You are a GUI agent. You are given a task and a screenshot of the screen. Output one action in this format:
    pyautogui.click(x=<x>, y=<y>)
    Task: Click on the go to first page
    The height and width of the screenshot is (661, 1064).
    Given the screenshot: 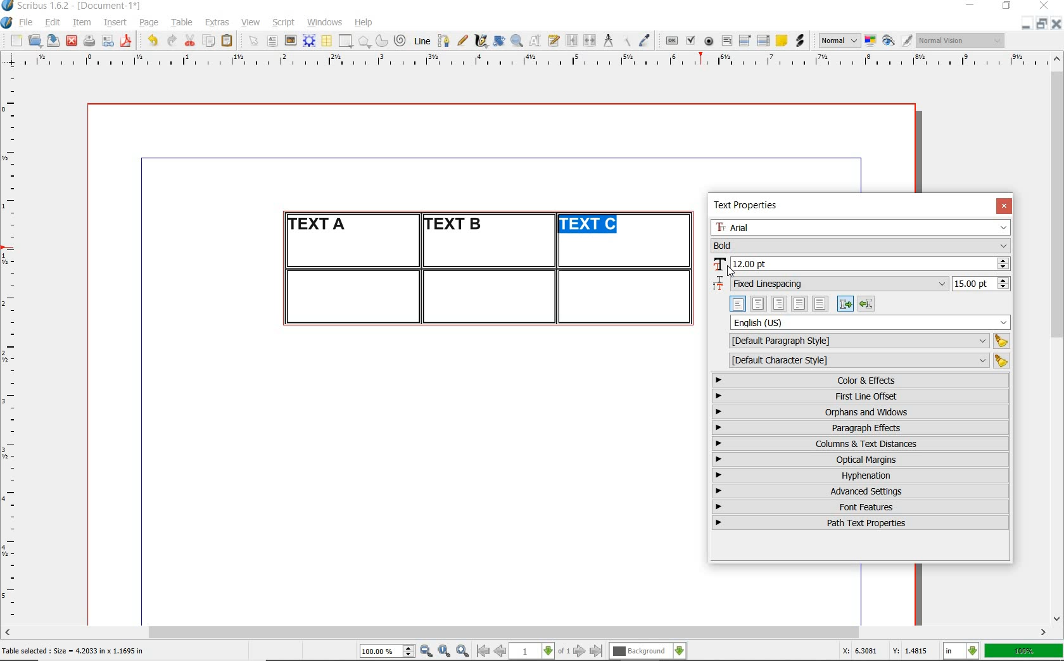 What is the action you would take?
    pyautogui.click(x=482, y=651)
    